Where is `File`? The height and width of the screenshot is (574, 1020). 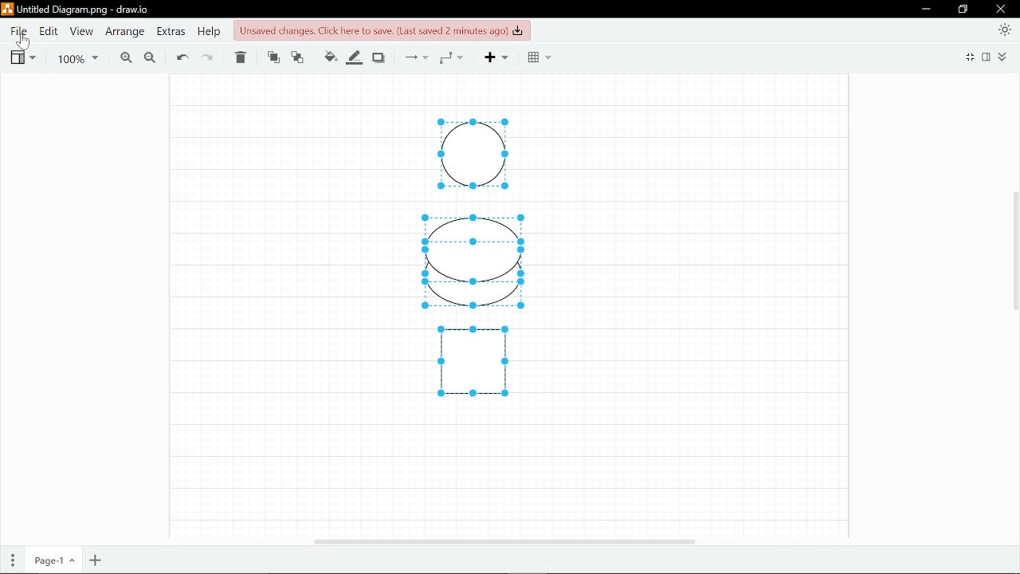
File is located at coordinates (19, 31).